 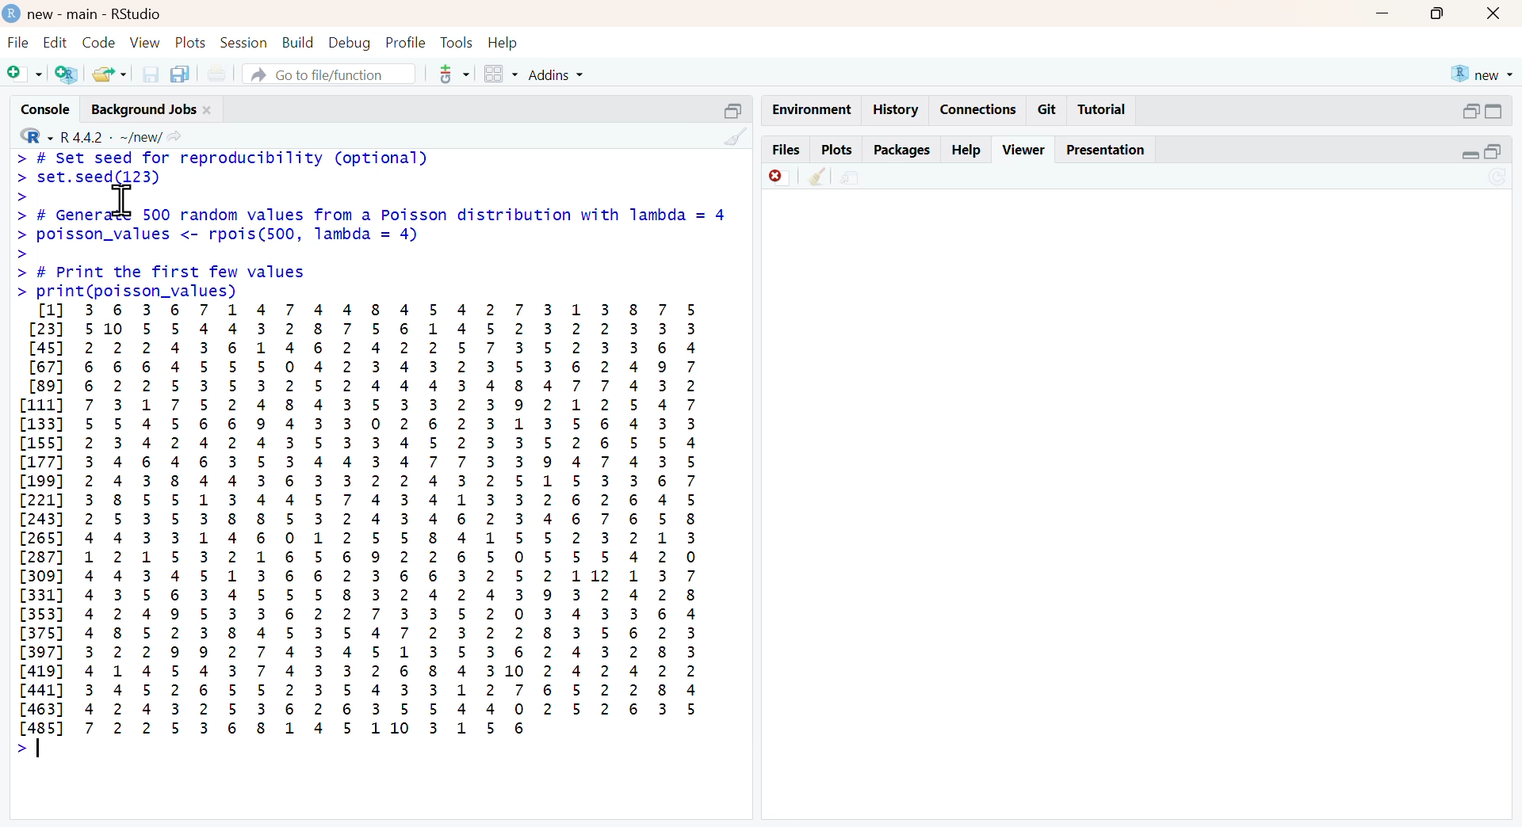 I want to click on copy, so click(x=180, y=74).